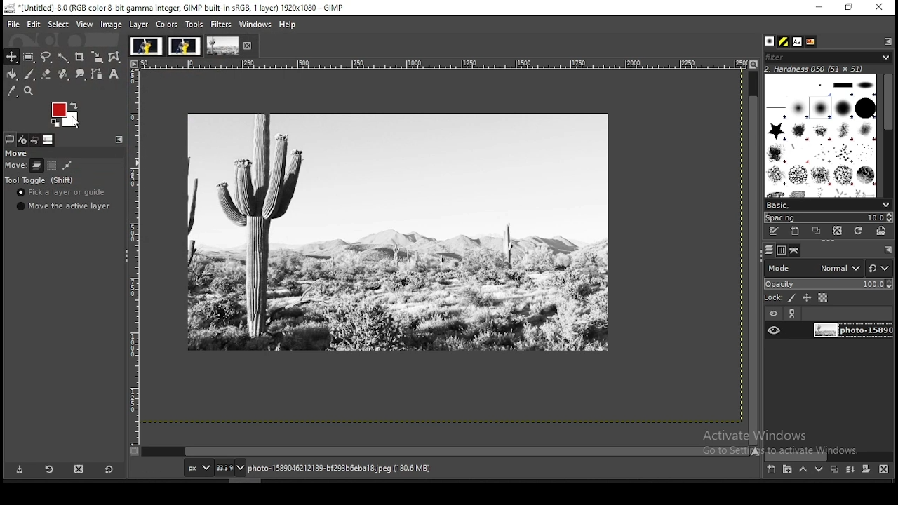  Describe the element at coordinates (811, 42) in the screenshot. I see `document history` at that location.